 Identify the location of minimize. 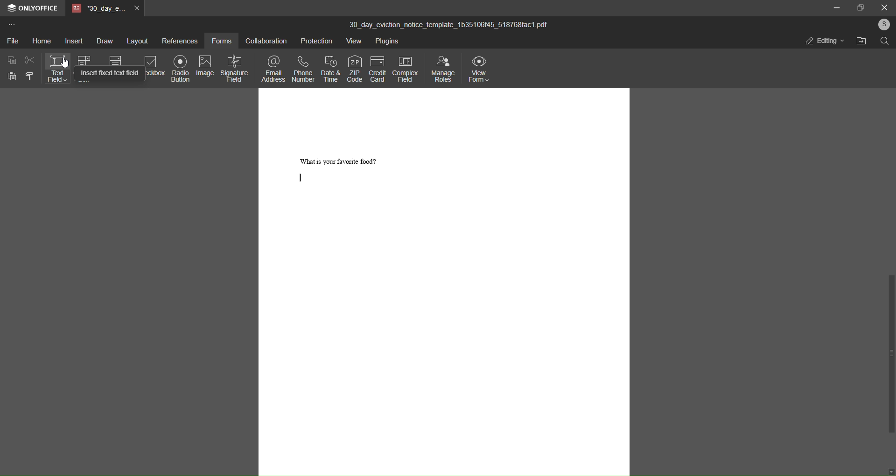
(836, 7).